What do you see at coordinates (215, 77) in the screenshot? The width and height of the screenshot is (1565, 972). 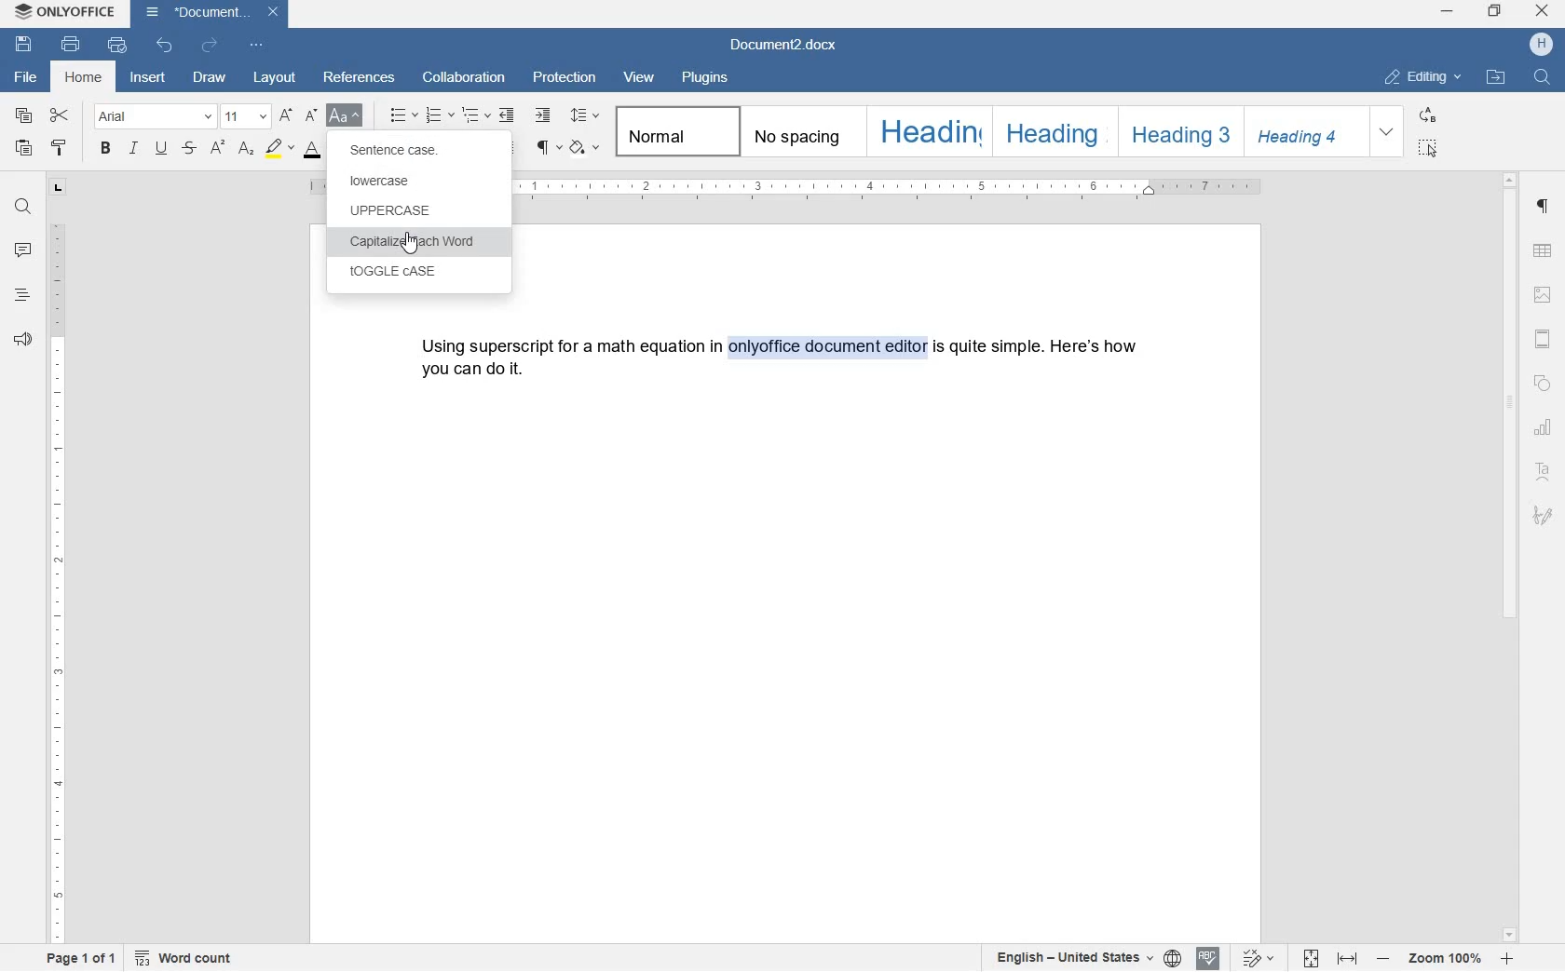 I see `draw` at bounding box center [215, 77].